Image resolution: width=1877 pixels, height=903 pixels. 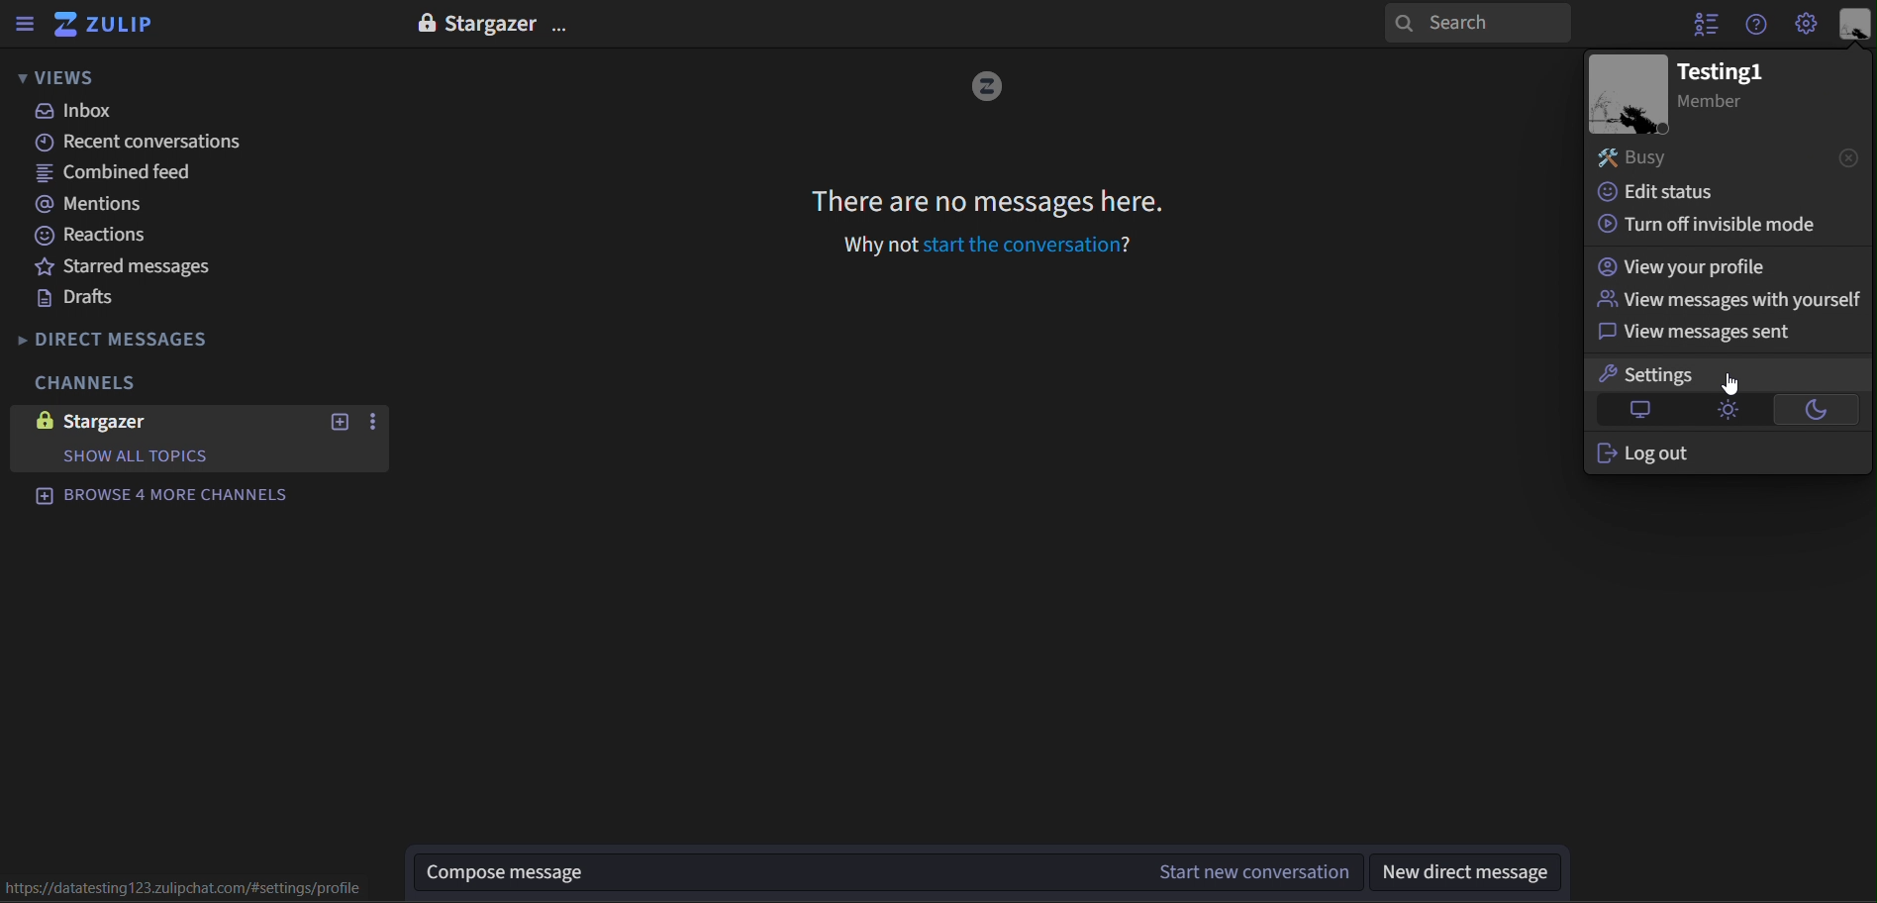 What do you see at coordinates (101, 205) in the screenshot?
I see `mentions` at bounding box center [101, 205].